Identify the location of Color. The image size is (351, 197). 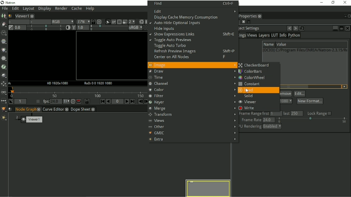
(4, 50).